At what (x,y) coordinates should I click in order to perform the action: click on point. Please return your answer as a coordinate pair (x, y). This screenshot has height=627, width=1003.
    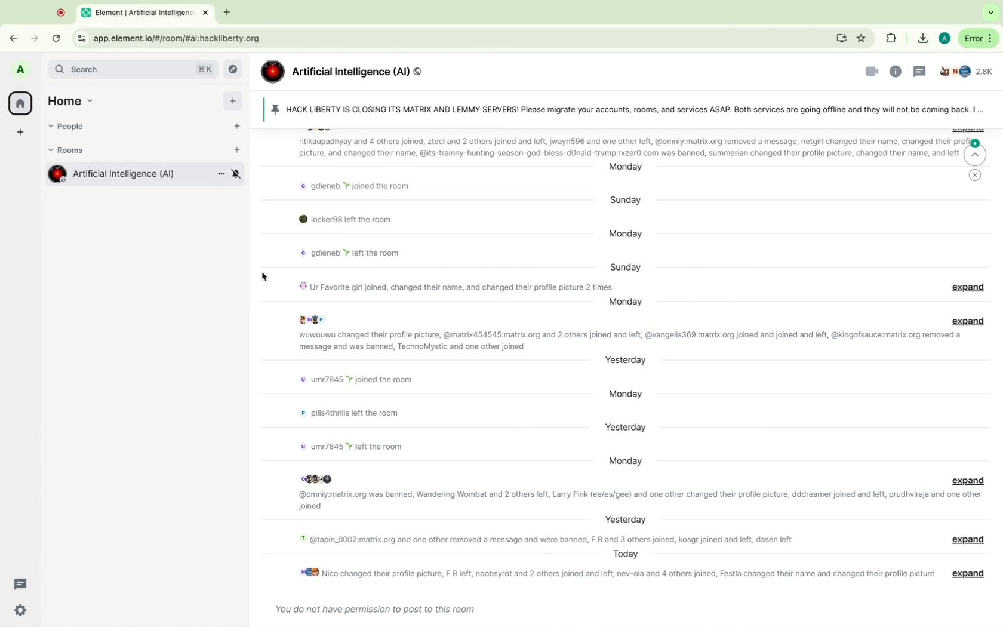
    Looking at the image, I should click on (61, 11).